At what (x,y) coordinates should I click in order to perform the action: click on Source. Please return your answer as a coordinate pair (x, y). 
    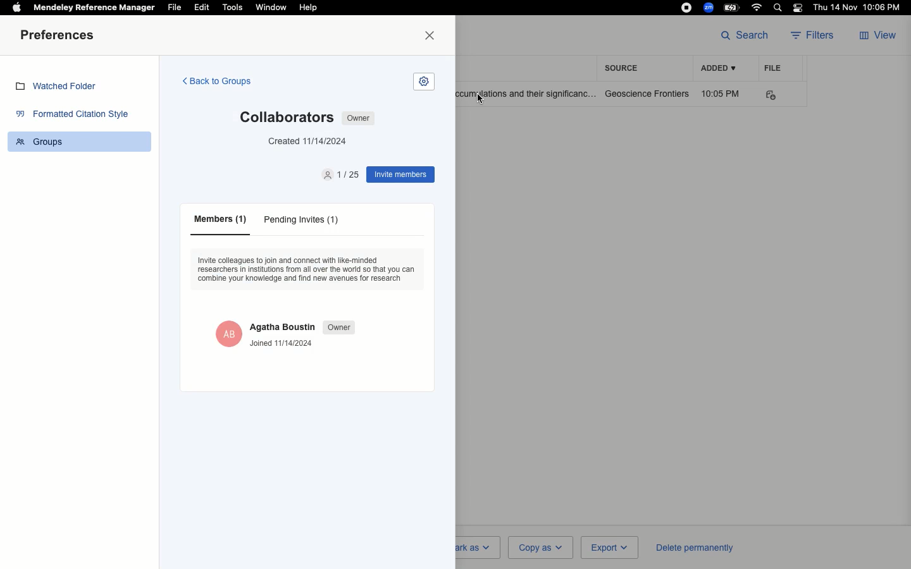
    Looking at the image, I should click on (625, 68).